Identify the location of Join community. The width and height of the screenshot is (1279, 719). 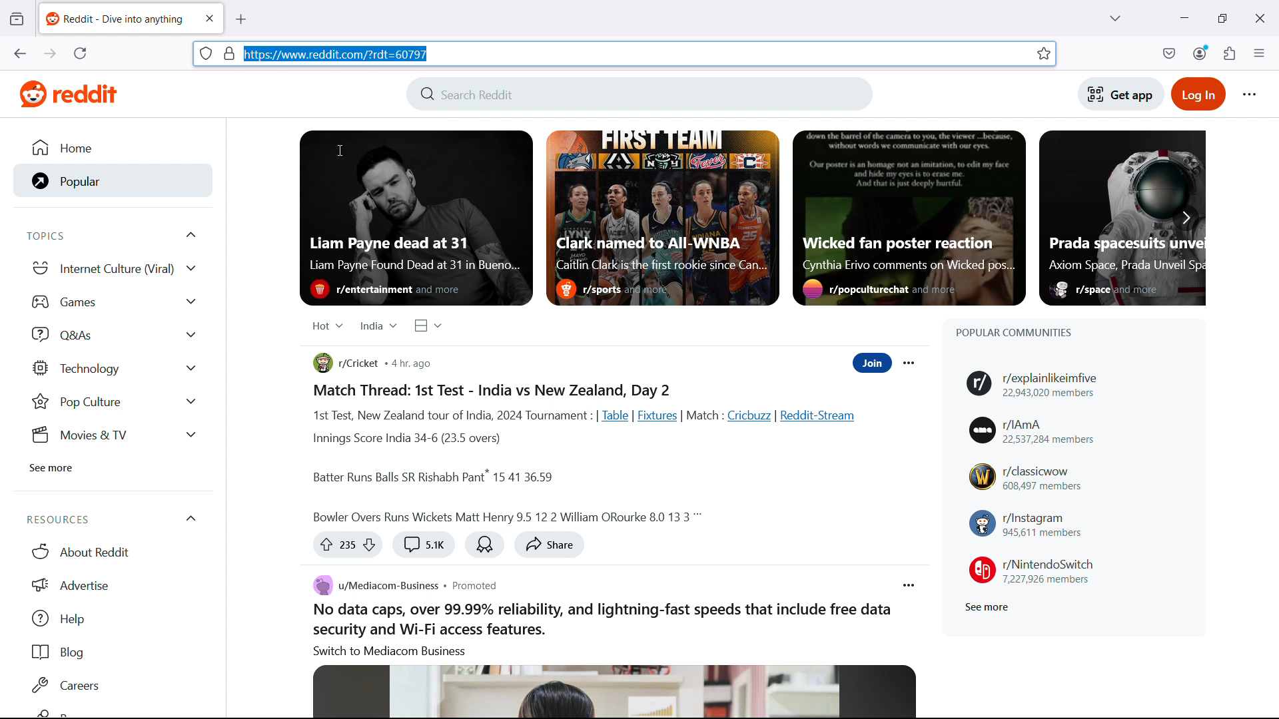
(873, 363).